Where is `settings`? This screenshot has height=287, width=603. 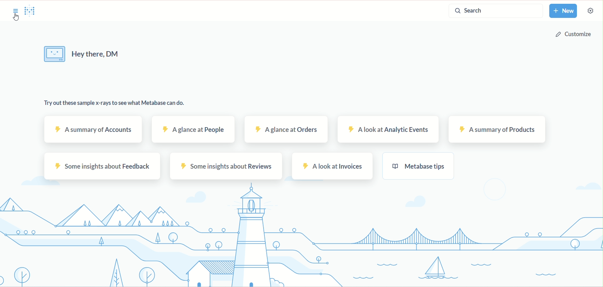 settings is located at coordinates (590, 10).